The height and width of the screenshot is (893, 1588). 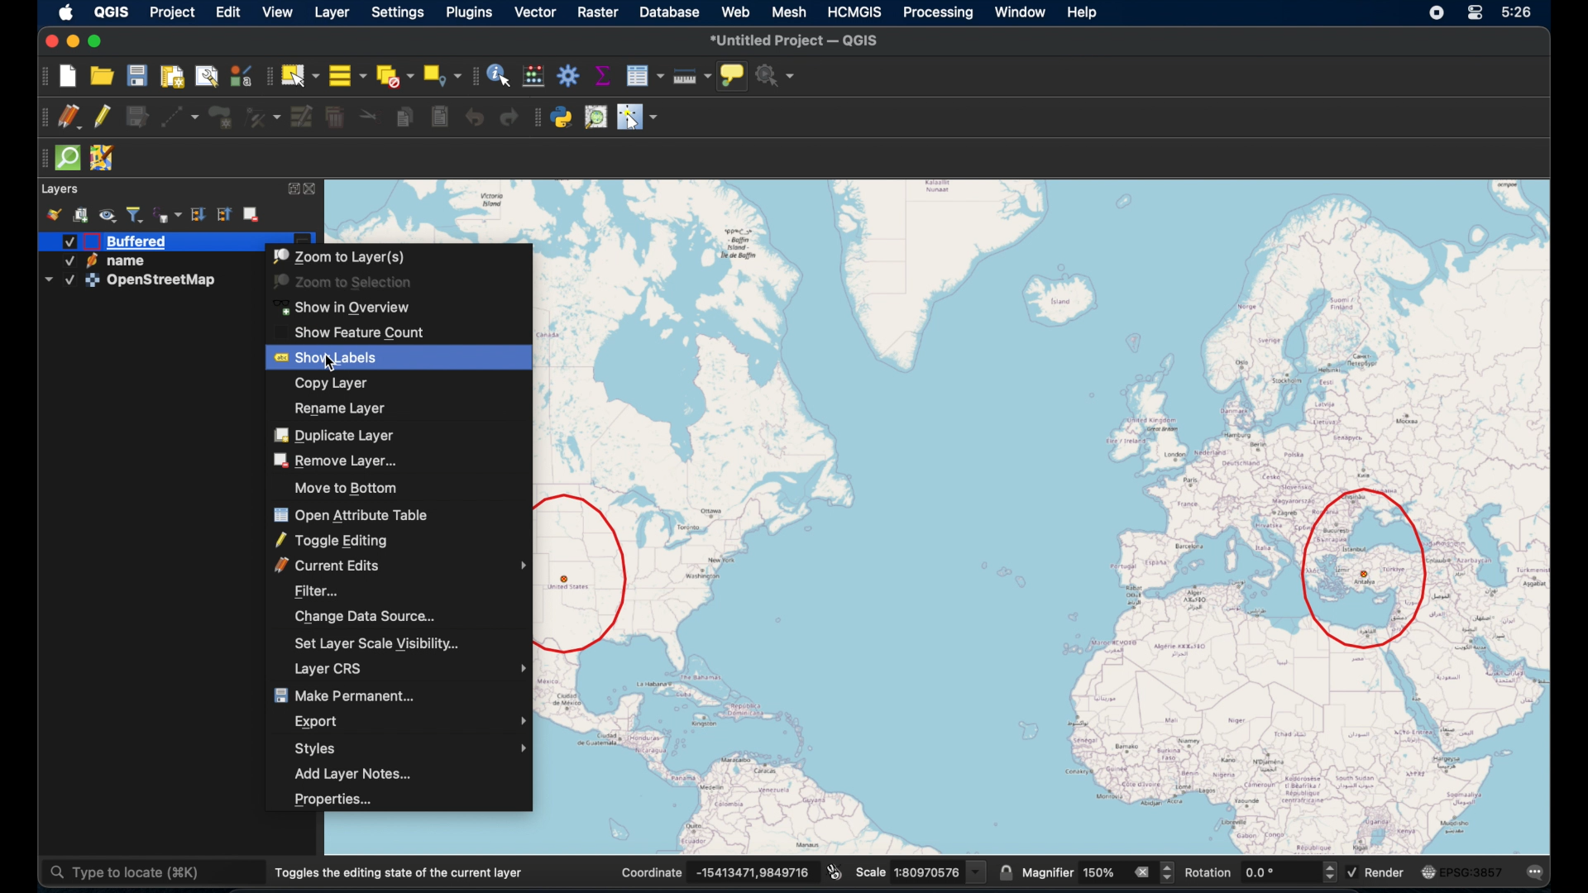 I want to click on change data source, so click(x=366, y=615).